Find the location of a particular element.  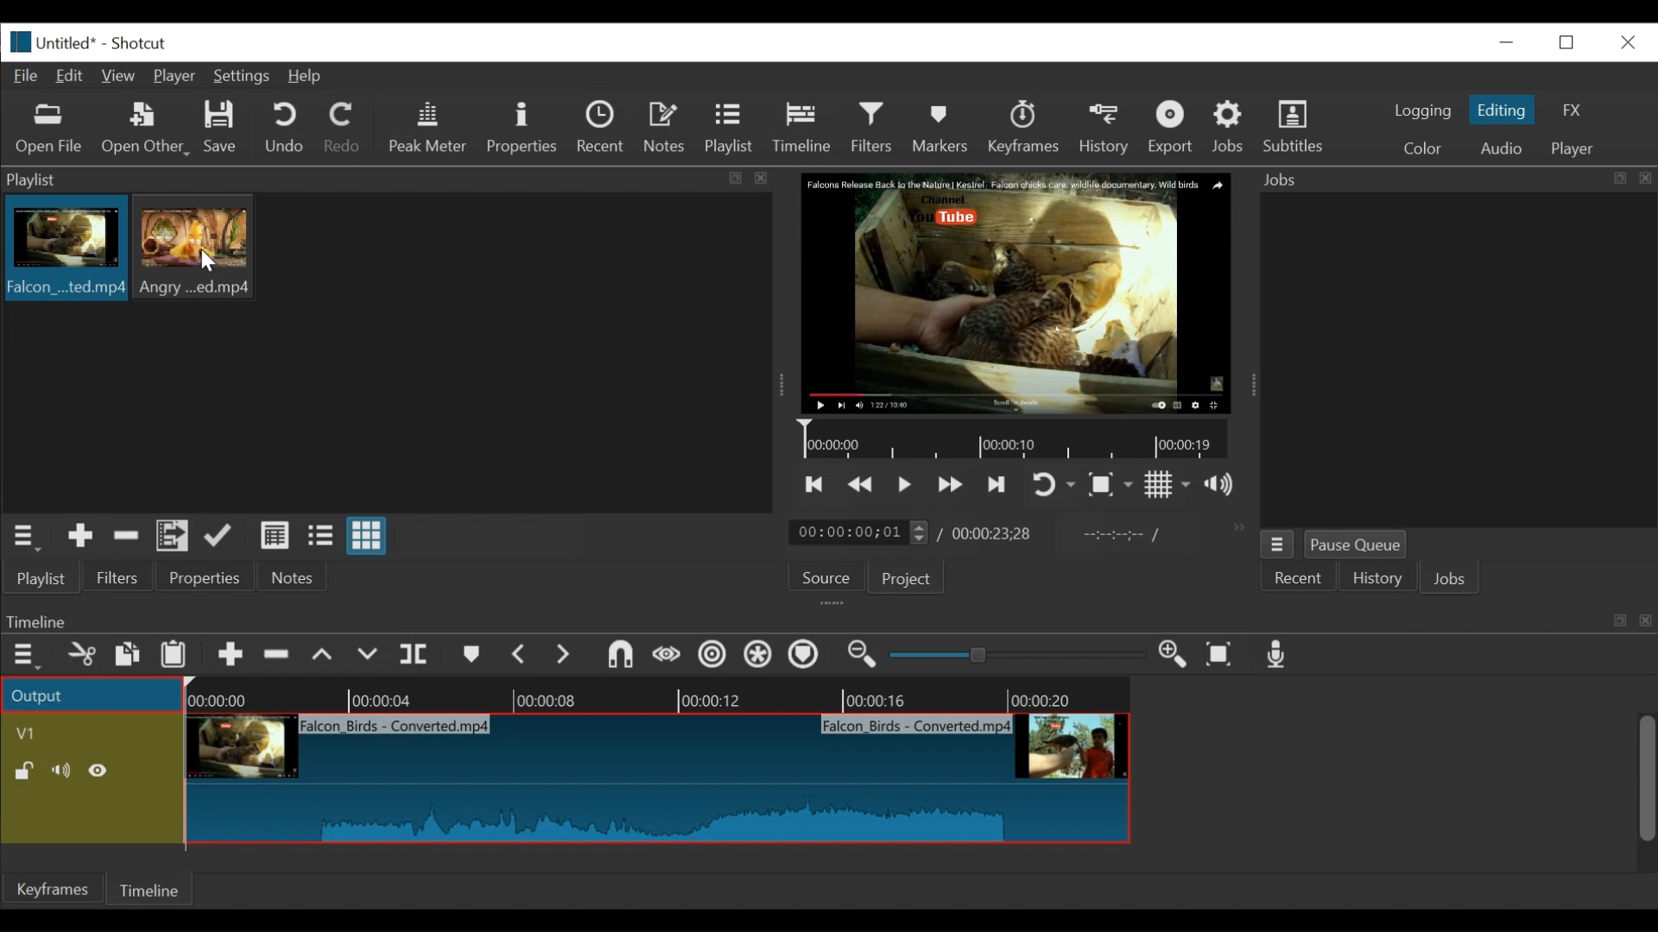

Ripple all tracks is located at coordinates (757, 657).